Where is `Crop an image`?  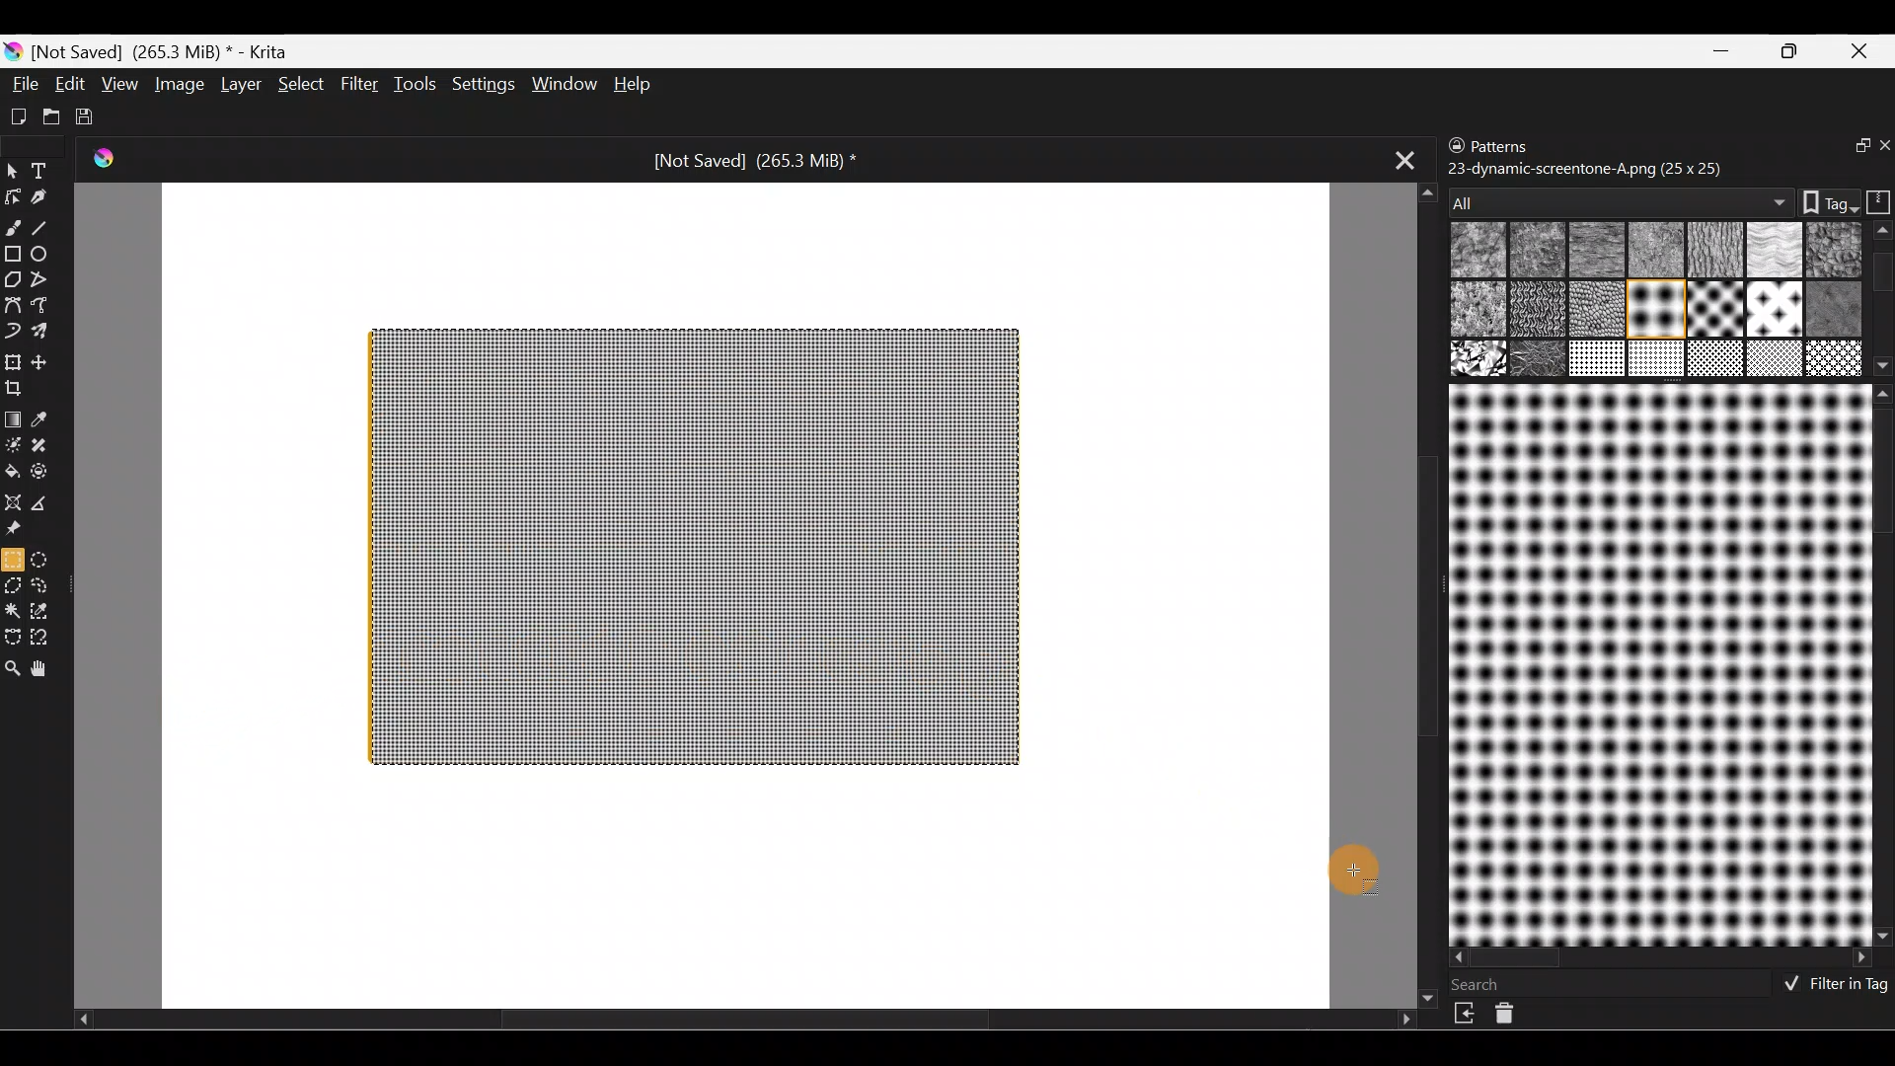 Crop an image is located at coordinates (22, 393).